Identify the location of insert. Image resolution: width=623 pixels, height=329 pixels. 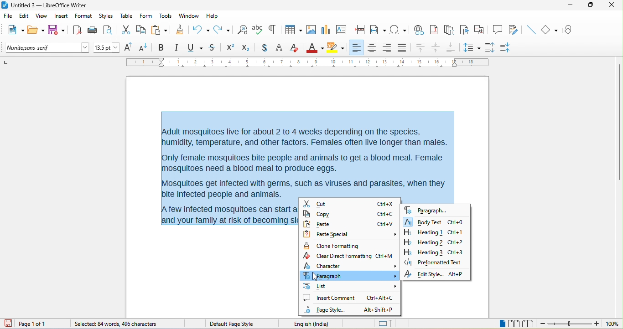
(61, 17).